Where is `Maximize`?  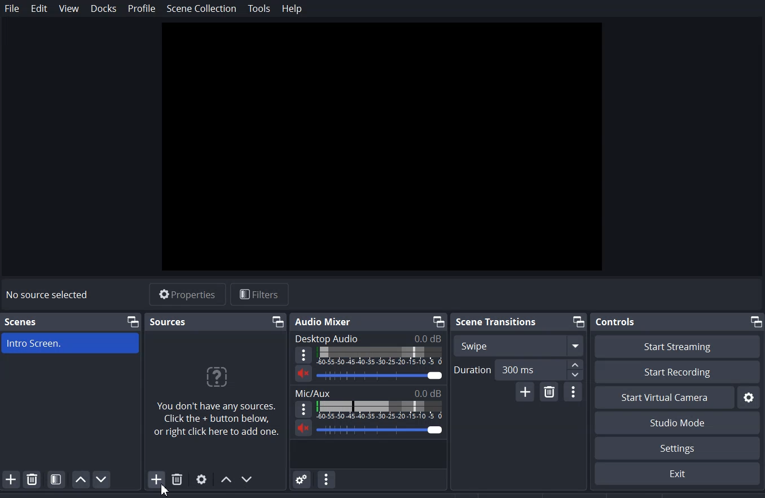
Maximize is located at coordinates (439, 321).